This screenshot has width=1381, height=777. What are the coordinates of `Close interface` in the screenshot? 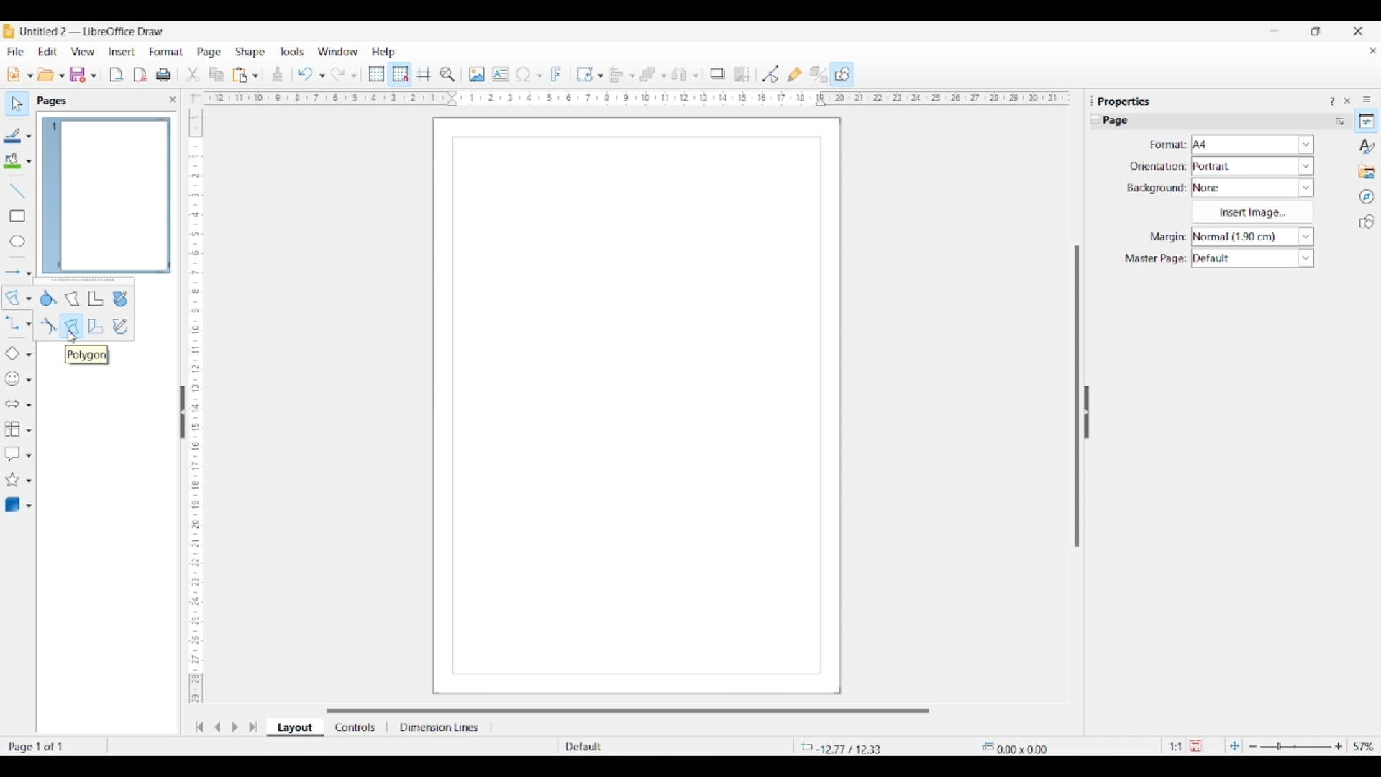 It's located at (1358, 31).